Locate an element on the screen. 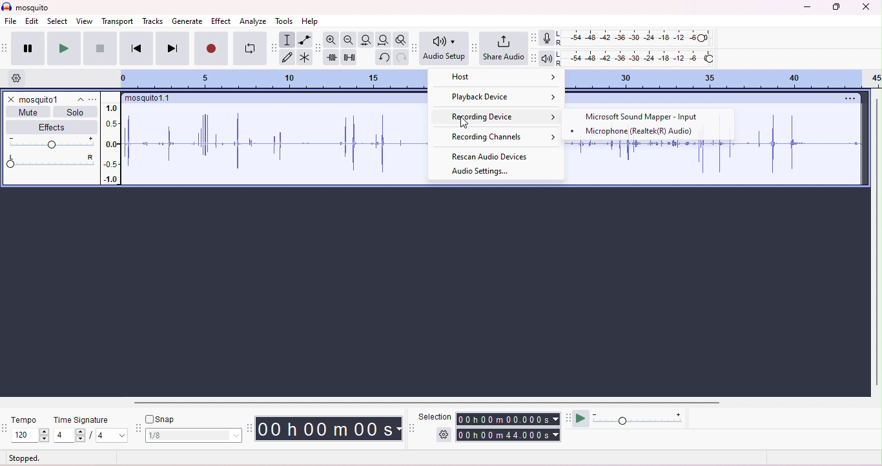 The image size is (882, 466). audio set up tool bar is located at coordinates (416, 48).